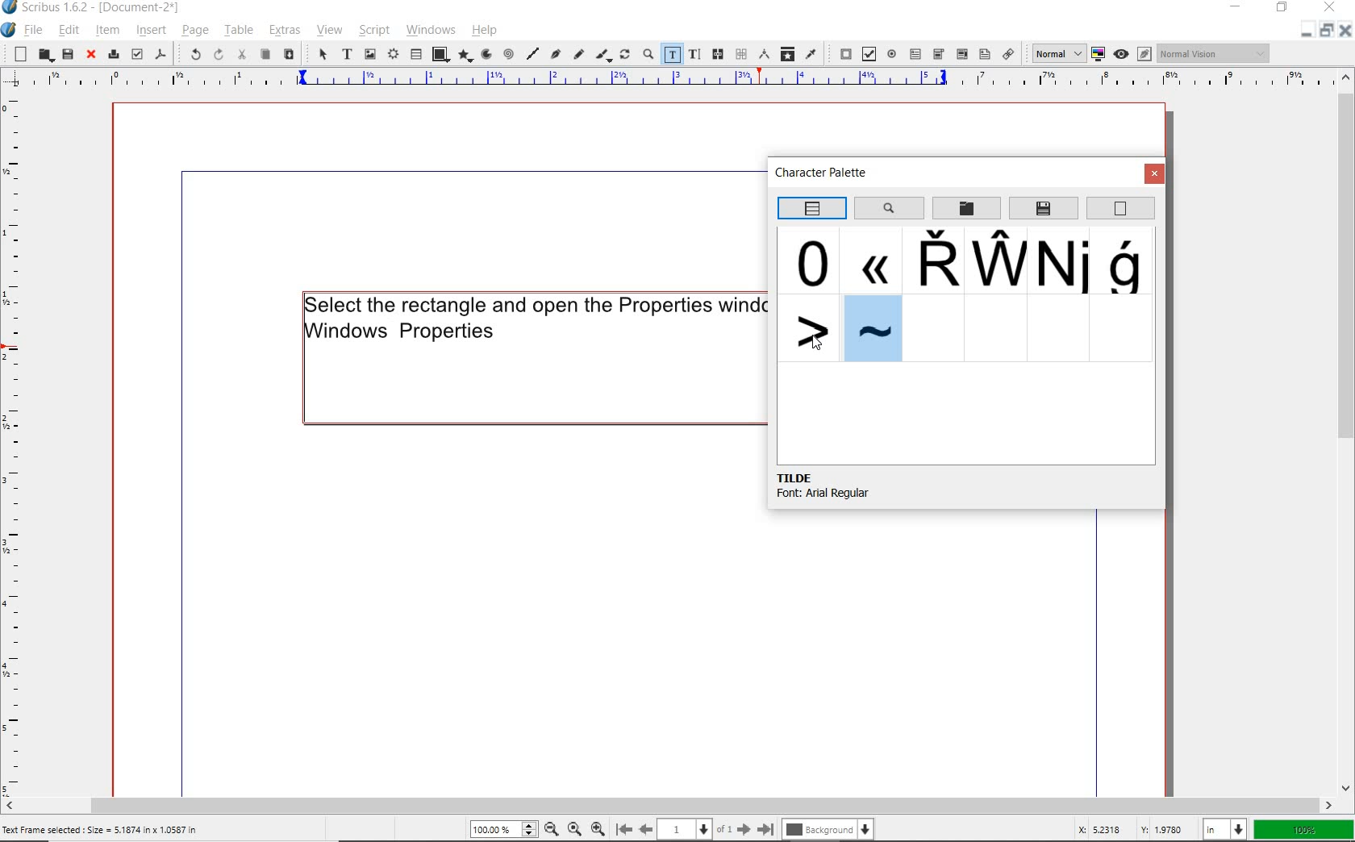 The width and height of the screenshot is (1355, 842). What do you see at coordinates (740, 54) in the screenshot?
I see `unlink text frames` at bounding box center [740, 54].